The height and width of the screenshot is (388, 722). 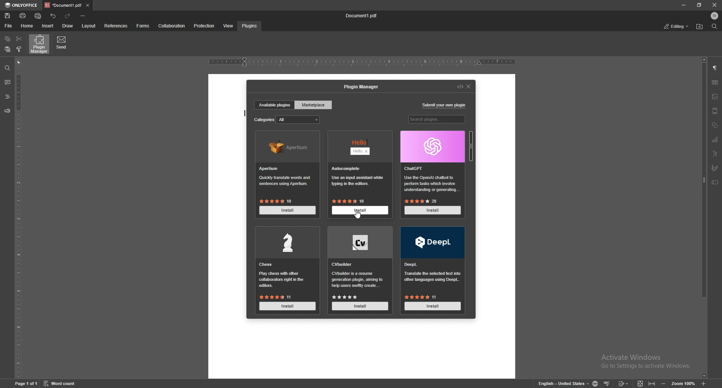 I want to click on chart, so click(x=716, y=140).